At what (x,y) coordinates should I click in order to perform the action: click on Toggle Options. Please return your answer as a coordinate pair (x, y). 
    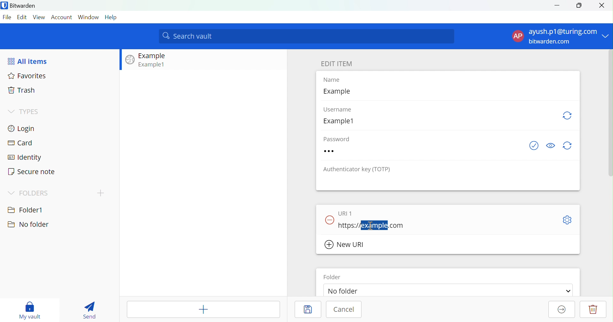
    Looking at the image, I should click on (567, 220).